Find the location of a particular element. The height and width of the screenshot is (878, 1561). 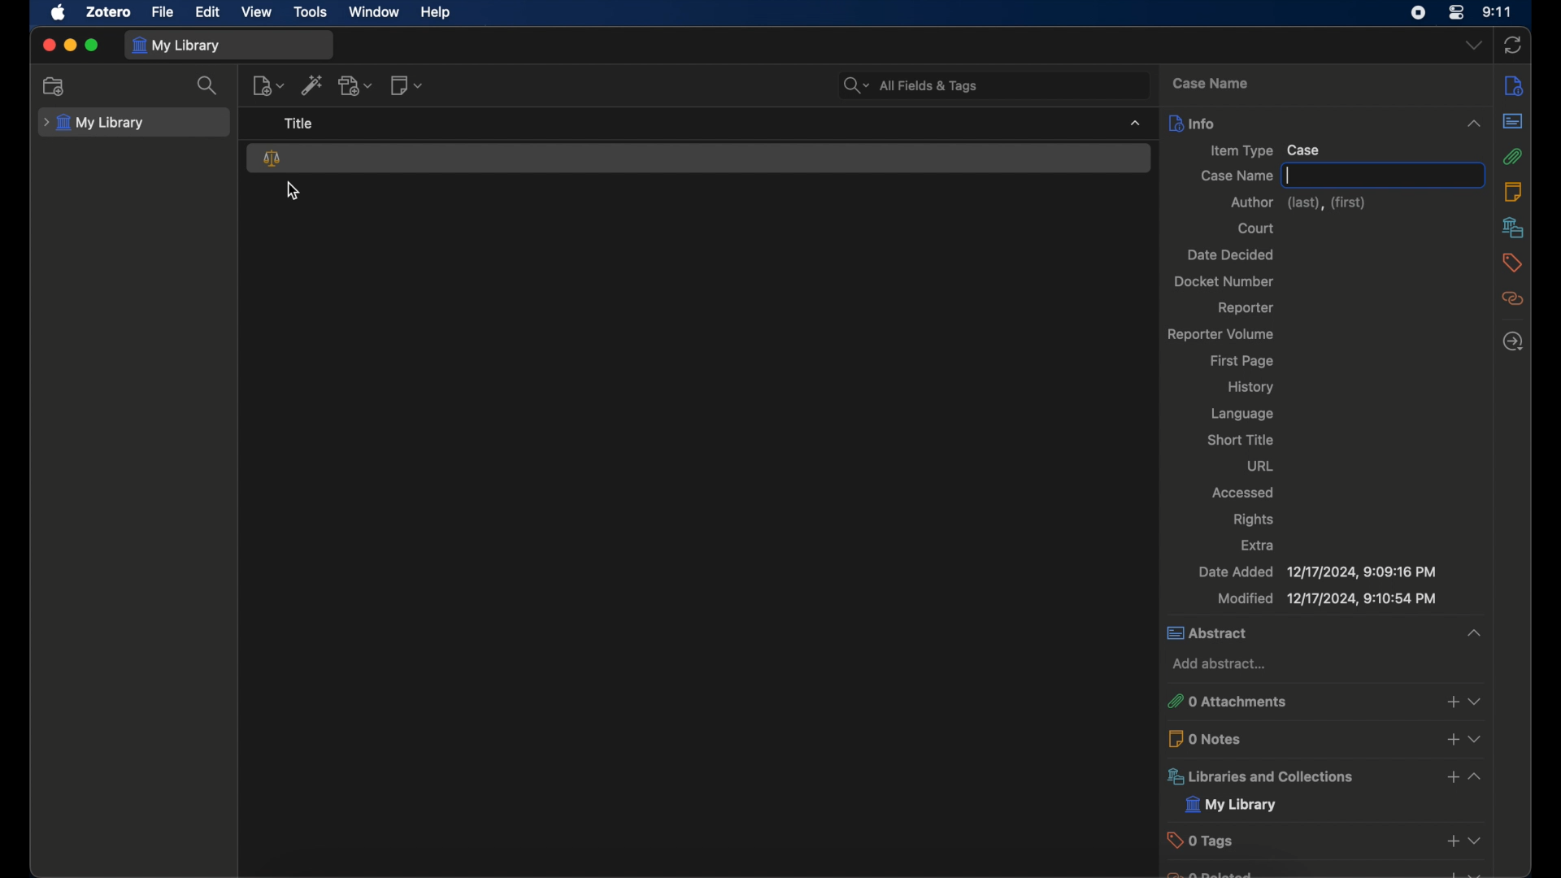

date added is located at coordinates (1315, 573).